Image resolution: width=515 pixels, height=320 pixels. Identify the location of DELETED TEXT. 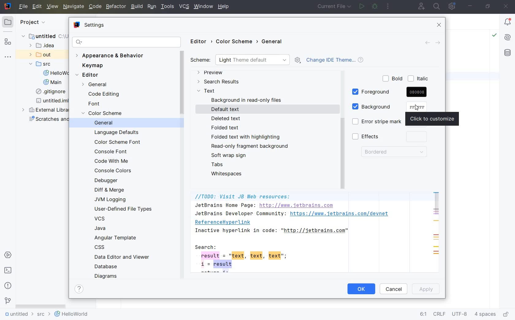
(226, 118).